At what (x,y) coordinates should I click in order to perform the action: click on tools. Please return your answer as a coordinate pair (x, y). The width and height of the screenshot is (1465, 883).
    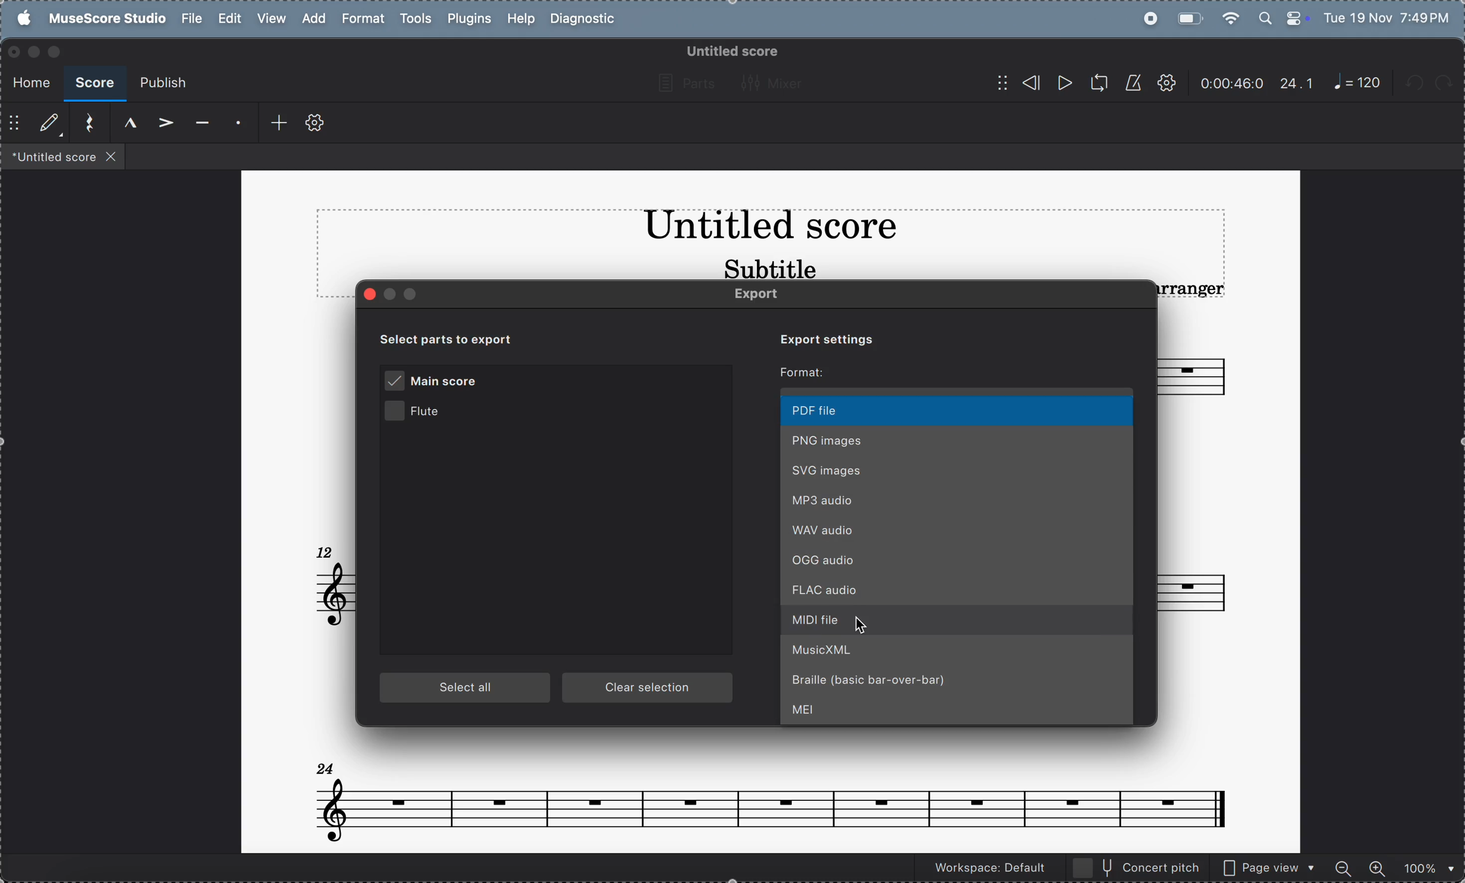
    Looking at the image, I should click on (415, 20).